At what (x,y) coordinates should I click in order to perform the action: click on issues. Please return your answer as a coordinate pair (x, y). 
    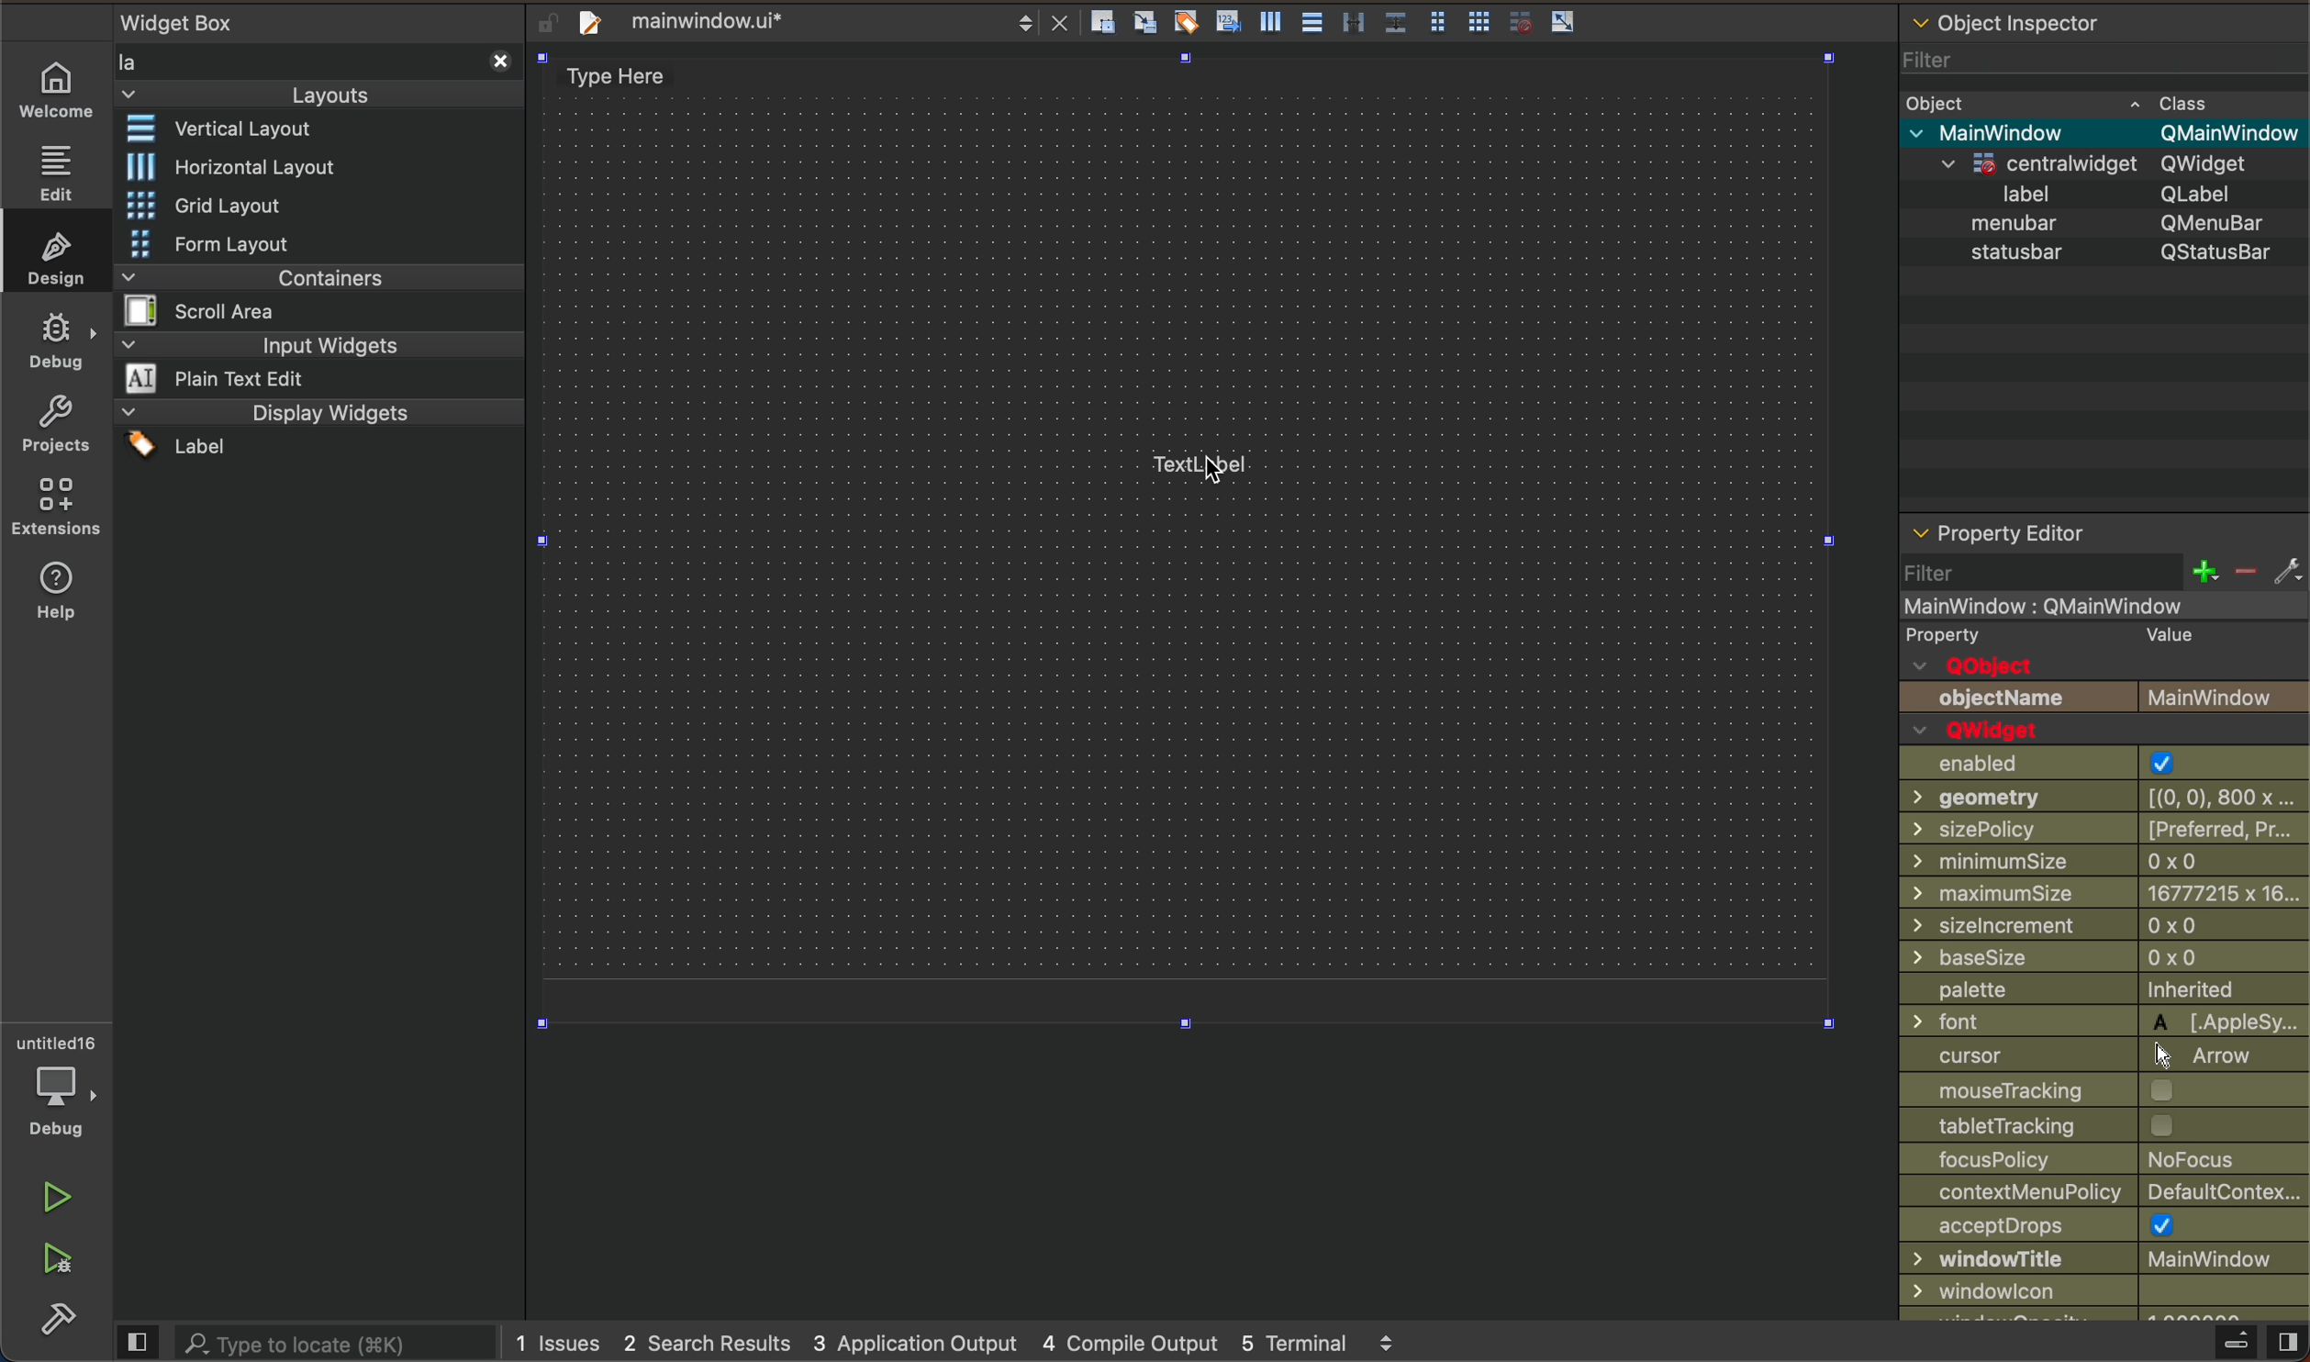
    Looking at the image, I should click on (564, 1342).